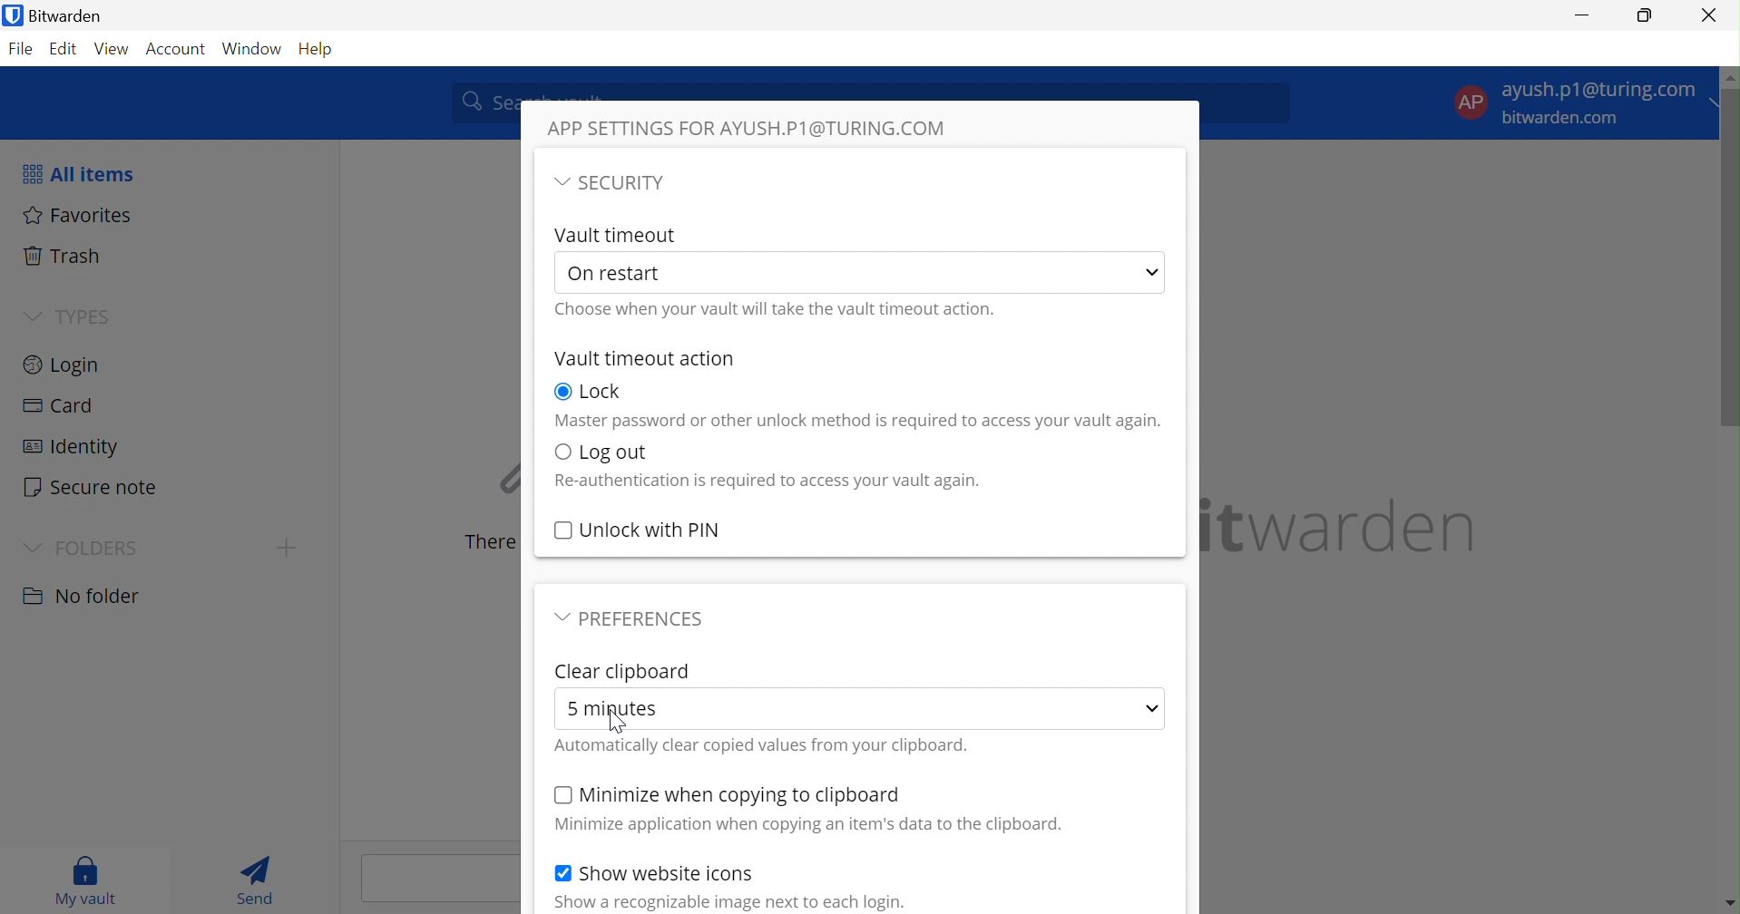  I want to click on Vault timeout action, so click(645, 357).